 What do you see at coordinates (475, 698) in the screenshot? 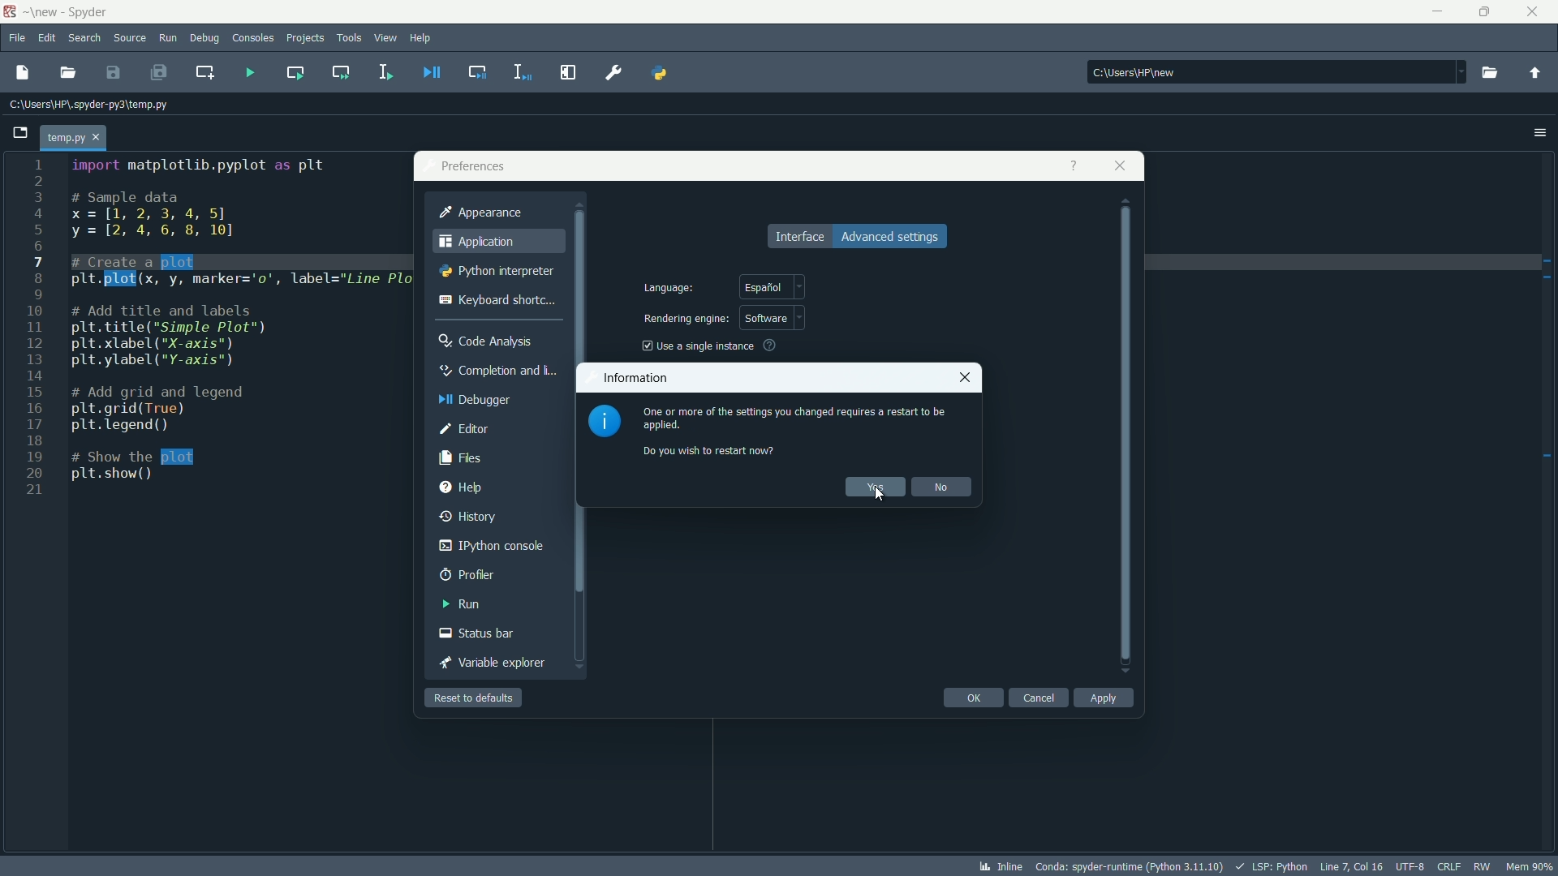
I see `reset to defaults` at bounding box center [475, 698].